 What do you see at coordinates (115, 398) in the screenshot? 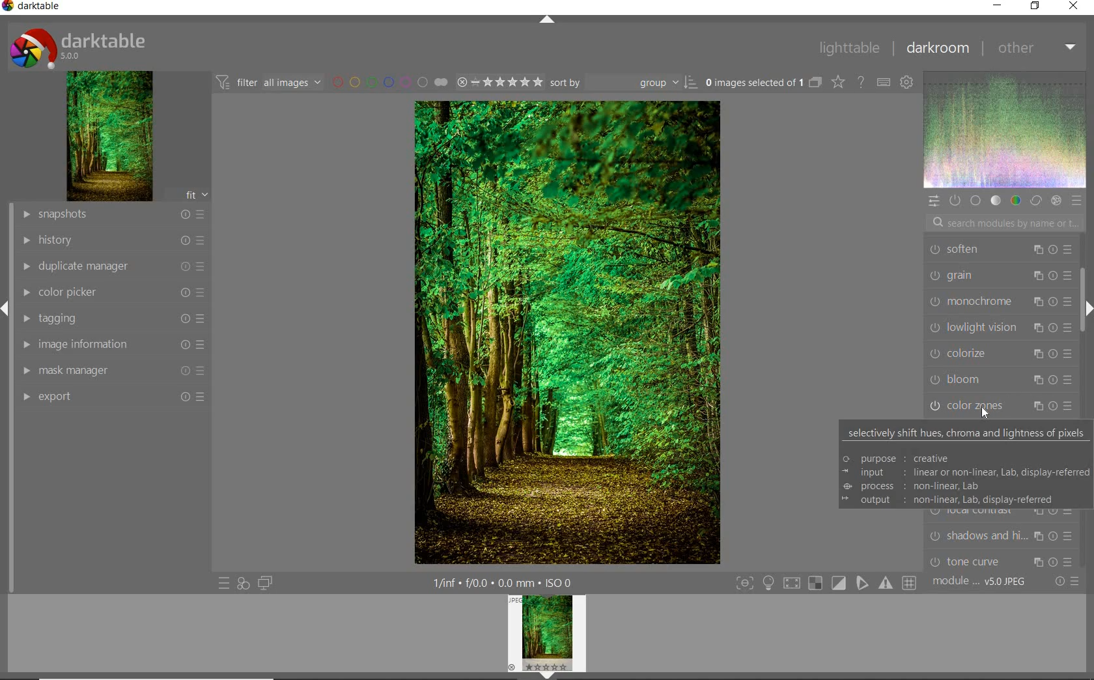
I see `EFFORT` at bounding box center [115, 398].